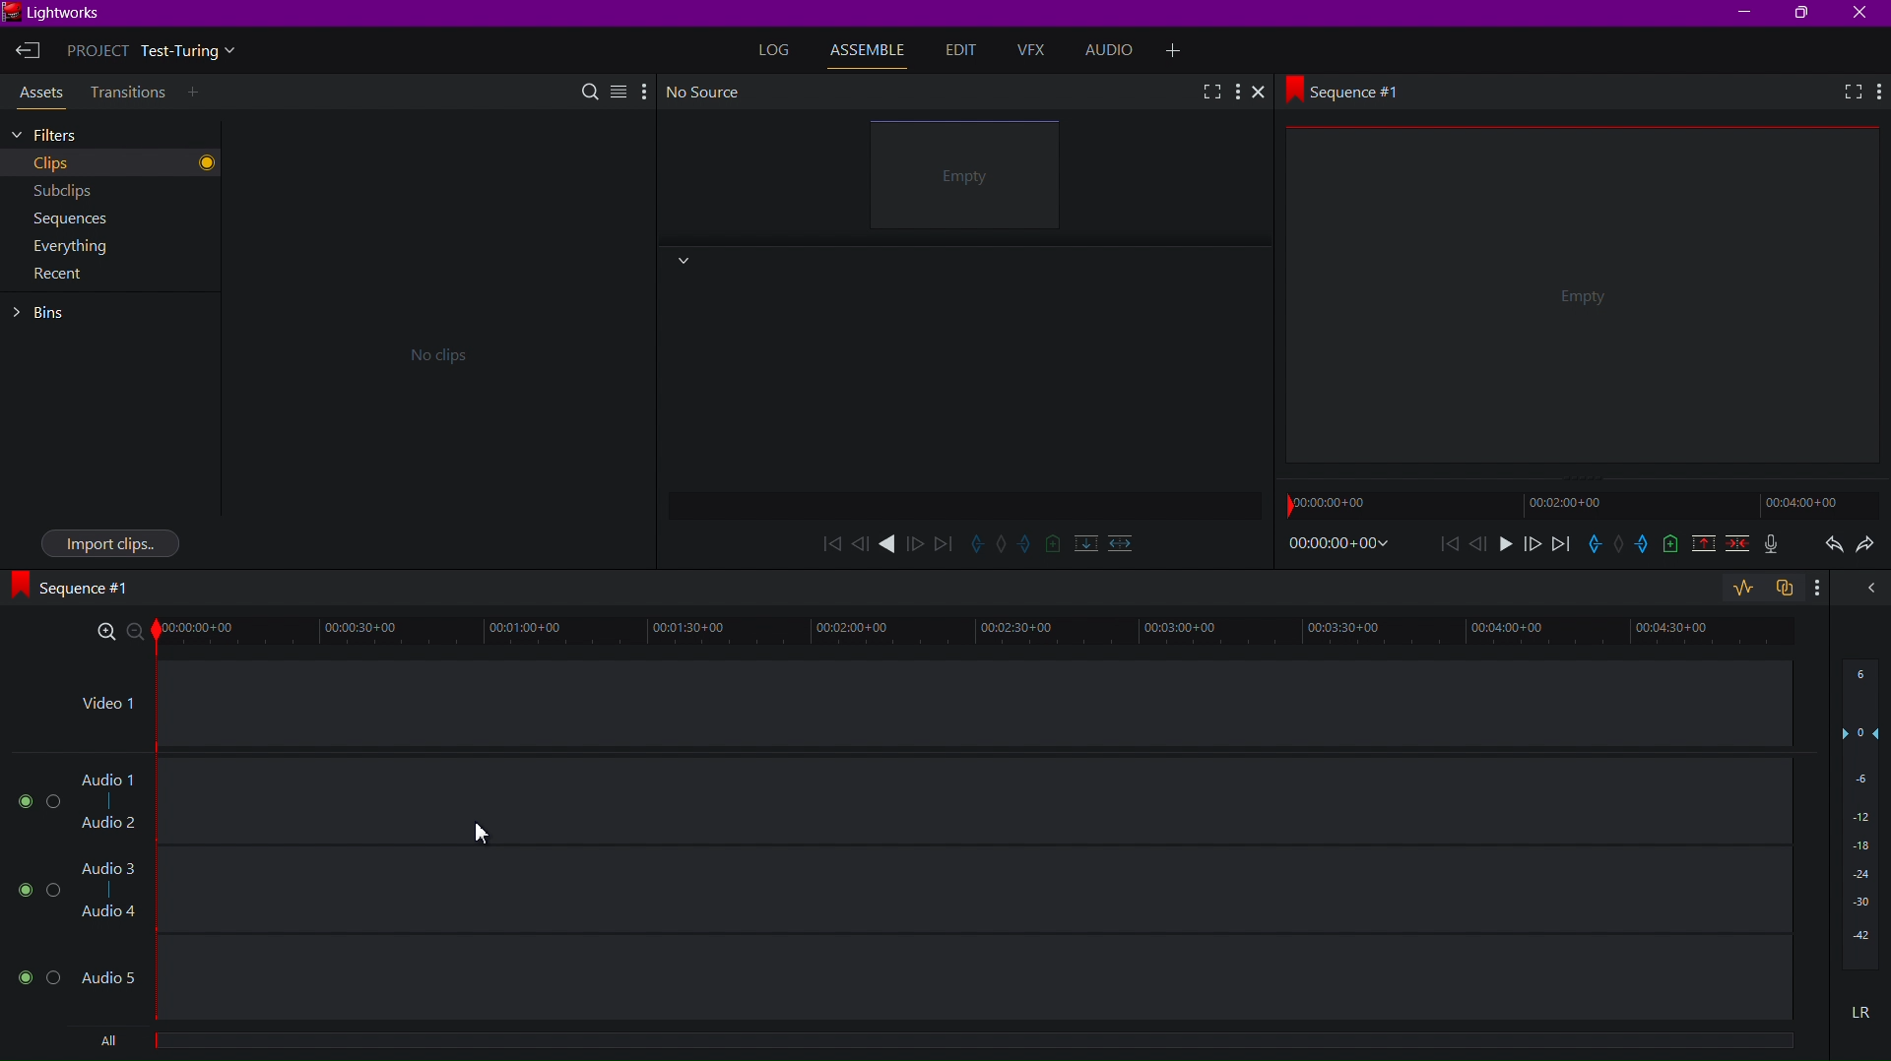 Image resolution: width=1891 pixels, height=1061 pixels. Describe the element at coordinates (158, 53) in the screenshot. I see `Project` at that location.